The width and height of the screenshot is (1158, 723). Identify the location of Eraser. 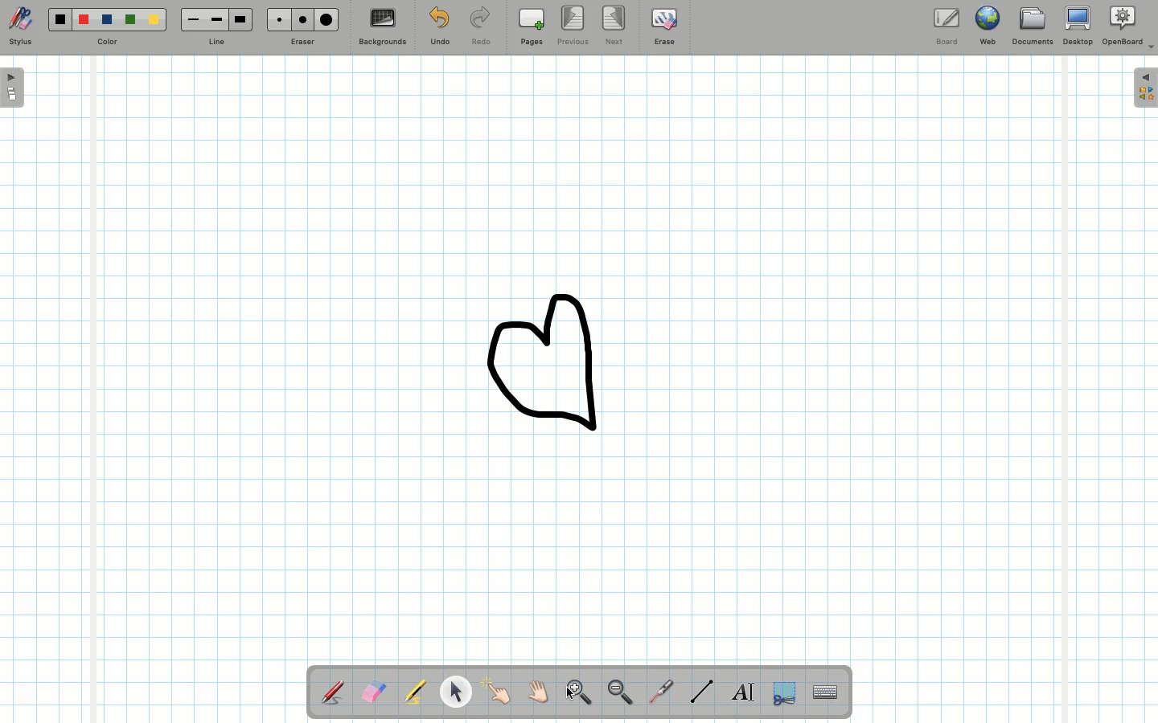
(303, 26).